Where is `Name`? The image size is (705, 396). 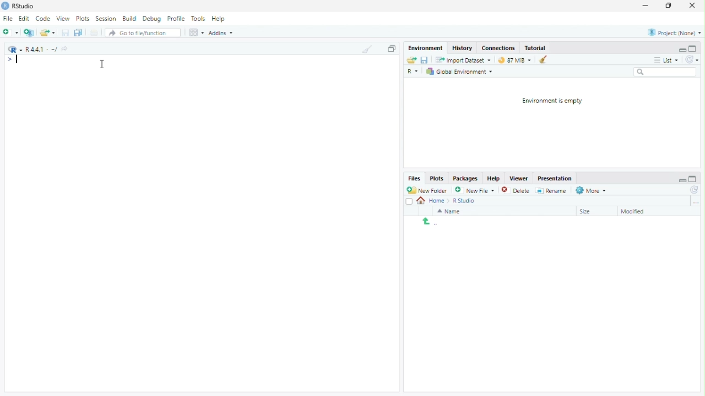 Name is located at coordinates (450, 211).